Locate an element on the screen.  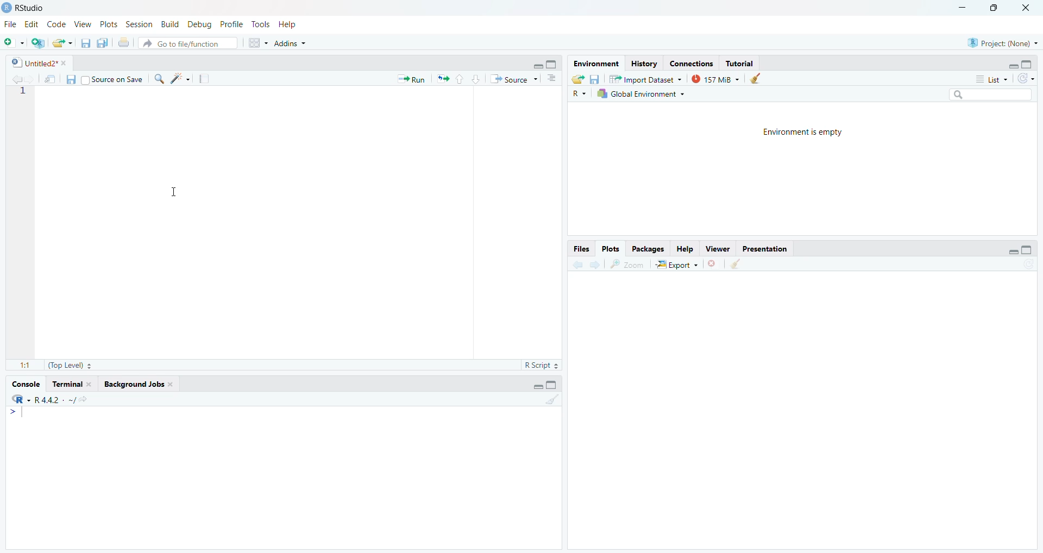
Terminal is located at coordinates (66, 383).